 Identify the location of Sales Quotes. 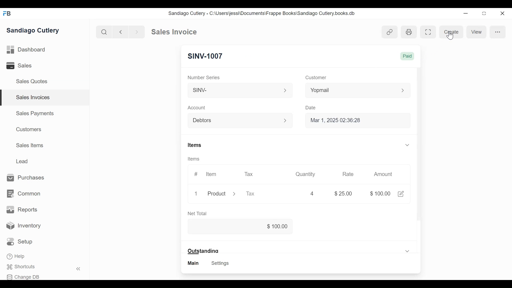
(33, 81).